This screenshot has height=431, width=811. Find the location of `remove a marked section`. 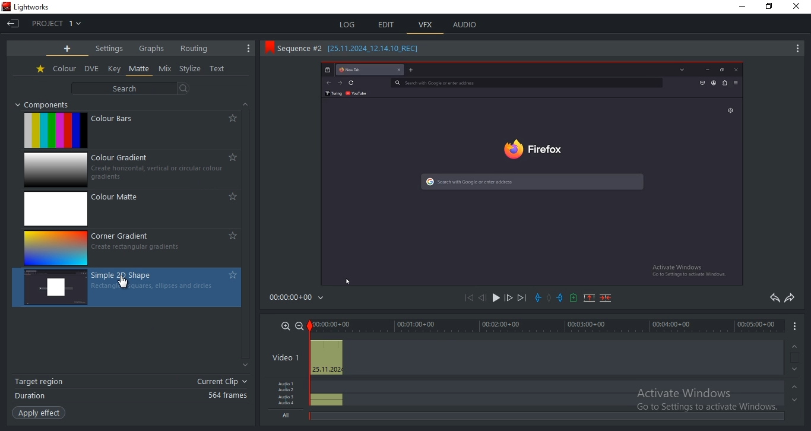

remove a marked section is located at coordinates (588, 297).